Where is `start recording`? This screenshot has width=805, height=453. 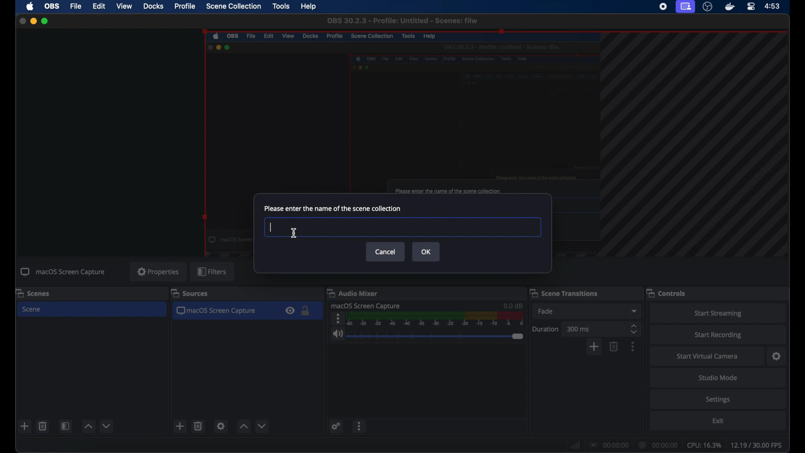
start recording is located at coordinates (720, 334).